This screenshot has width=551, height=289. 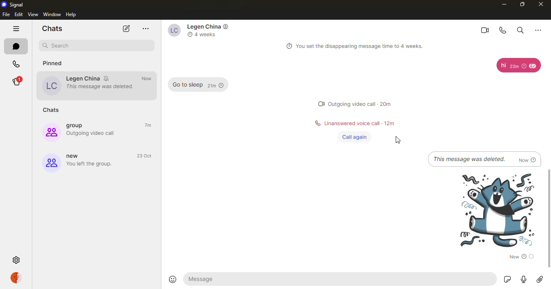 I want to click on voice call, so click(x=503, y=30).